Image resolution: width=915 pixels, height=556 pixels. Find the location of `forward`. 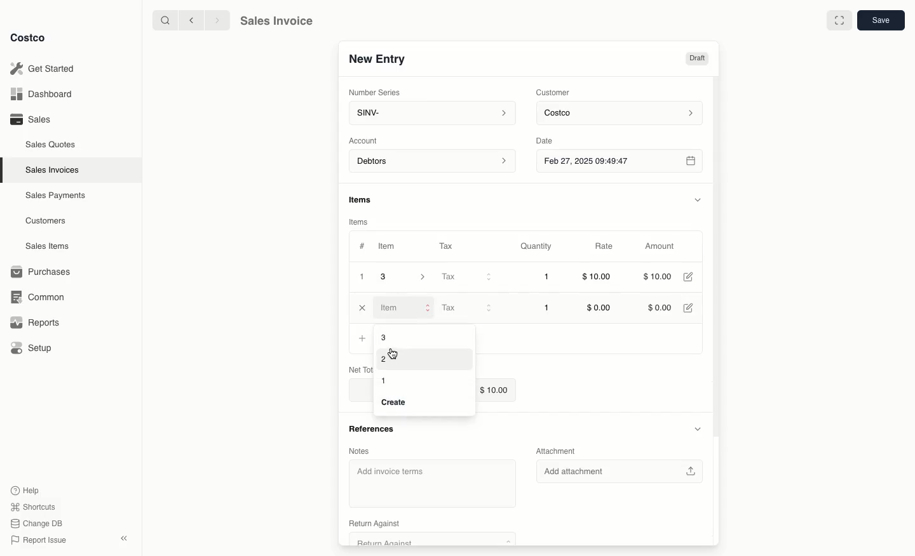

forward is located at coordinates (215, 20).